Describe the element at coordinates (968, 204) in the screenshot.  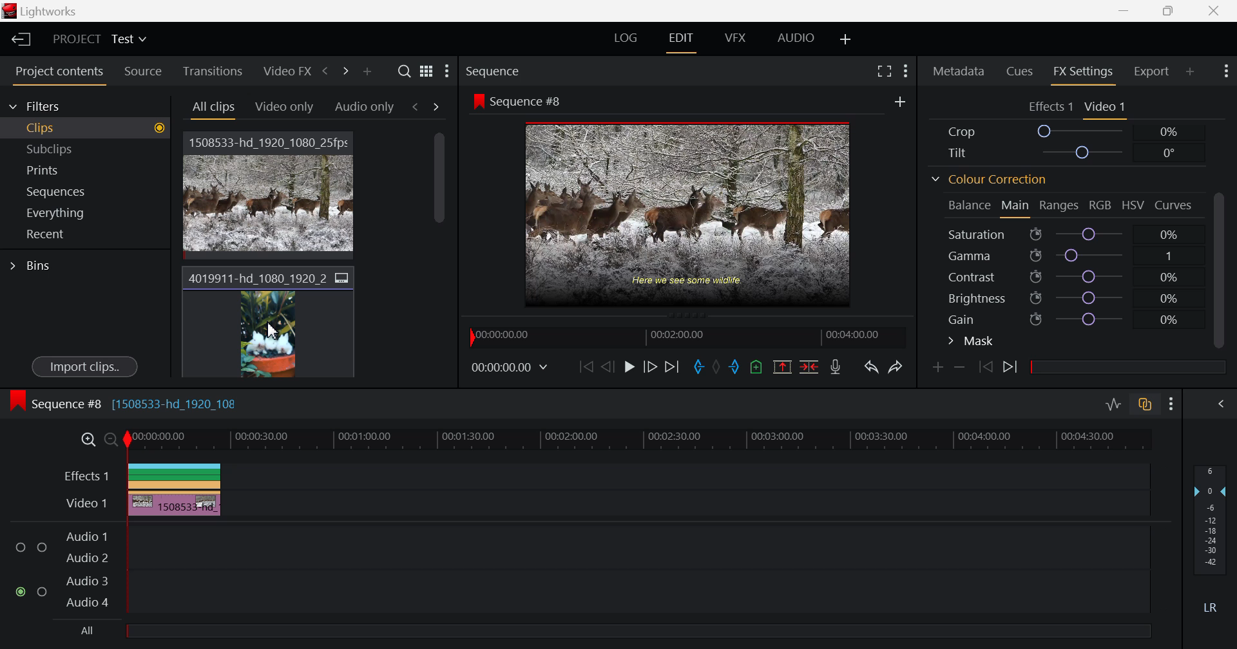
I see `Balance` at that location.